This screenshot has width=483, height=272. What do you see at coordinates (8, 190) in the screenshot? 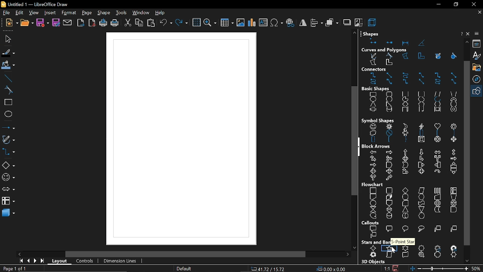
I see `arrows` at bounding box center [8, 190].